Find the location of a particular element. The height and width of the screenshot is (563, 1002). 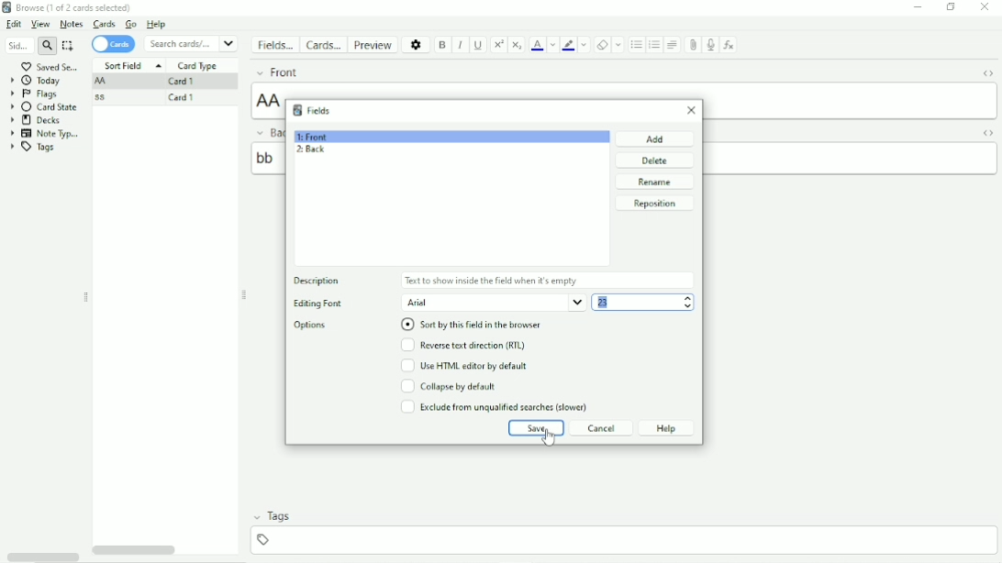

Decrease size is located at coordinates (687, 306).